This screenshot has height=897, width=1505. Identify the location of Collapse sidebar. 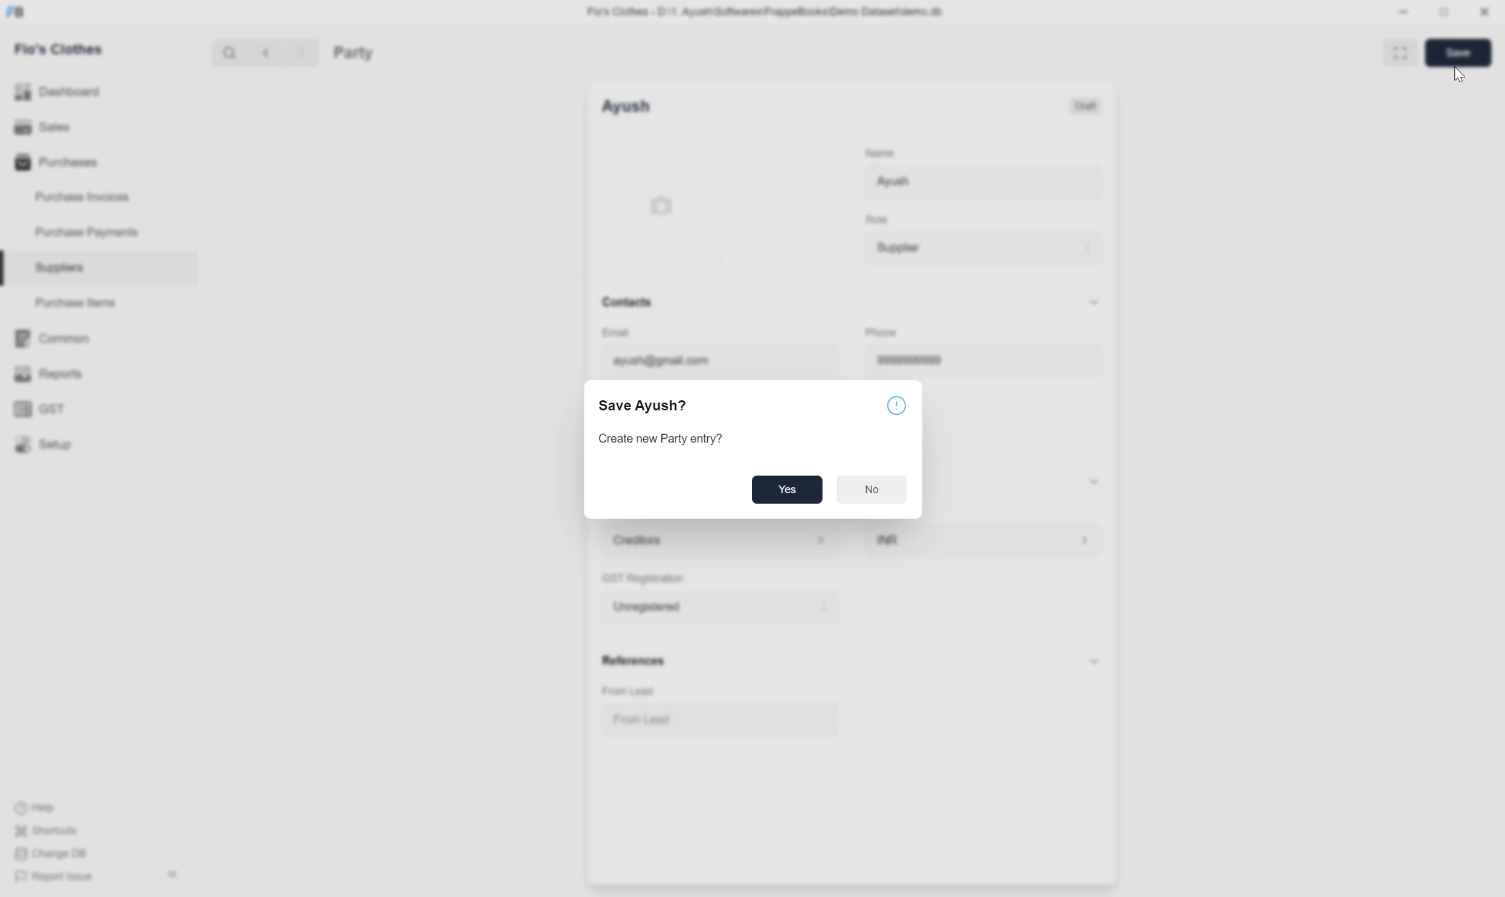
(173, 874).